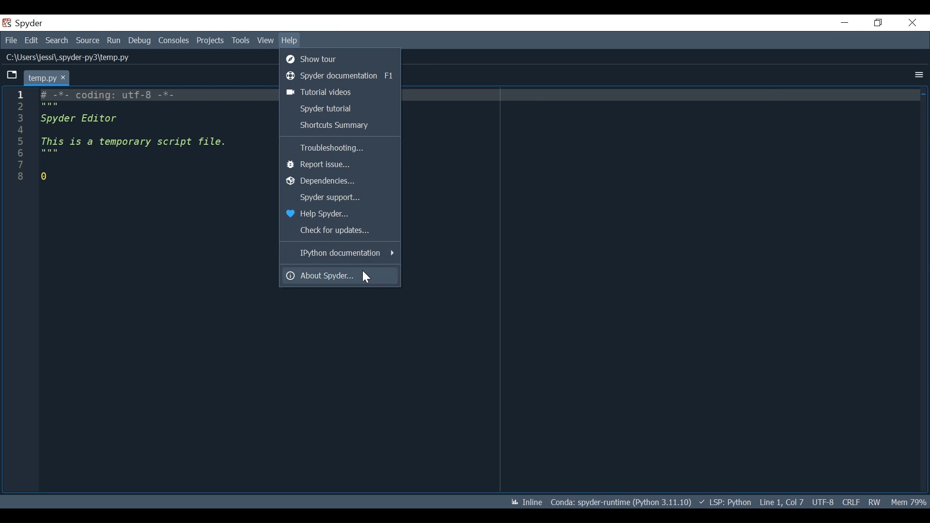 The height and width of the screenshot is (523, 930). Describe the element at coordinates (265, 40) in the screenshot. I see `View` at that location.